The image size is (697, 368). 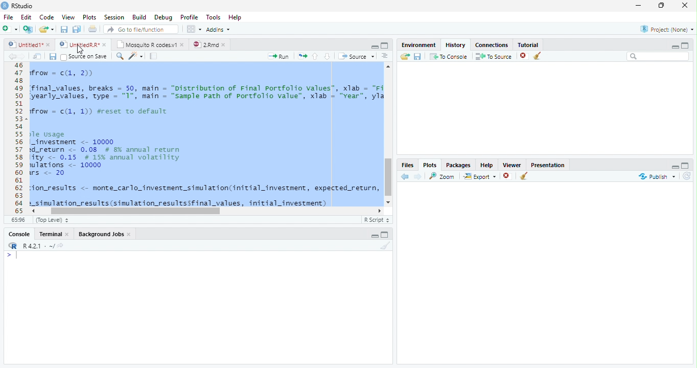 I want to click on Scroll down, so click(x=389, y=201).